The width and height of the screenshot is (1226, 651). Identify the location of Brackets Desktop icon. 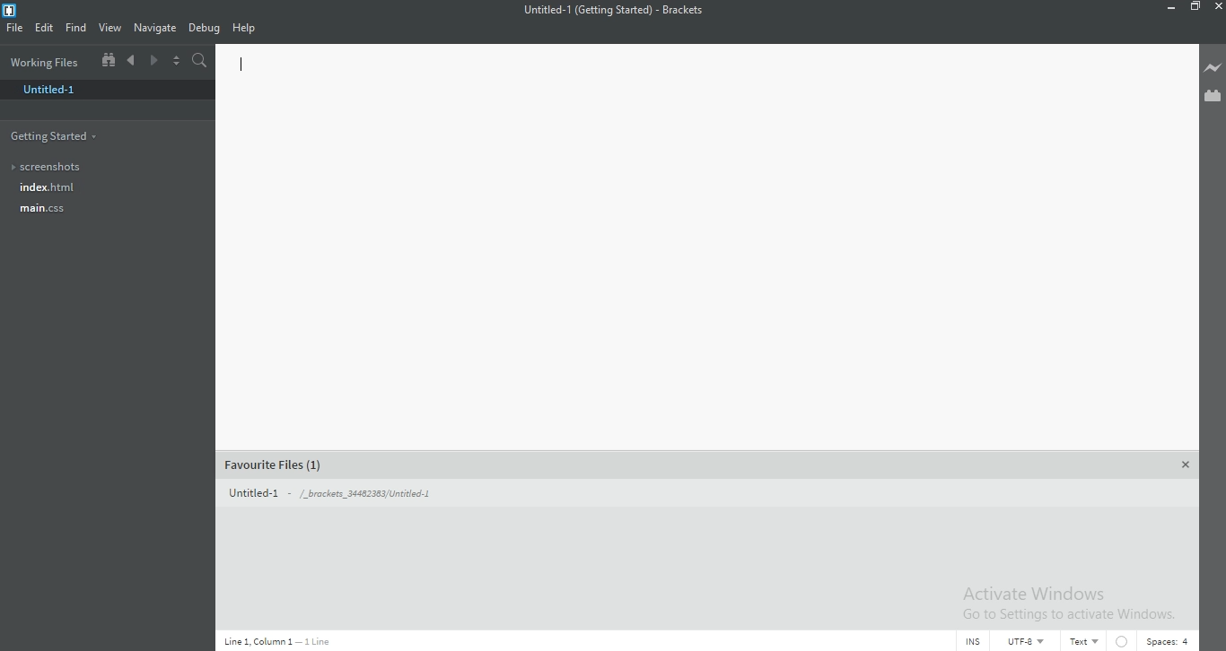
(11, 11).